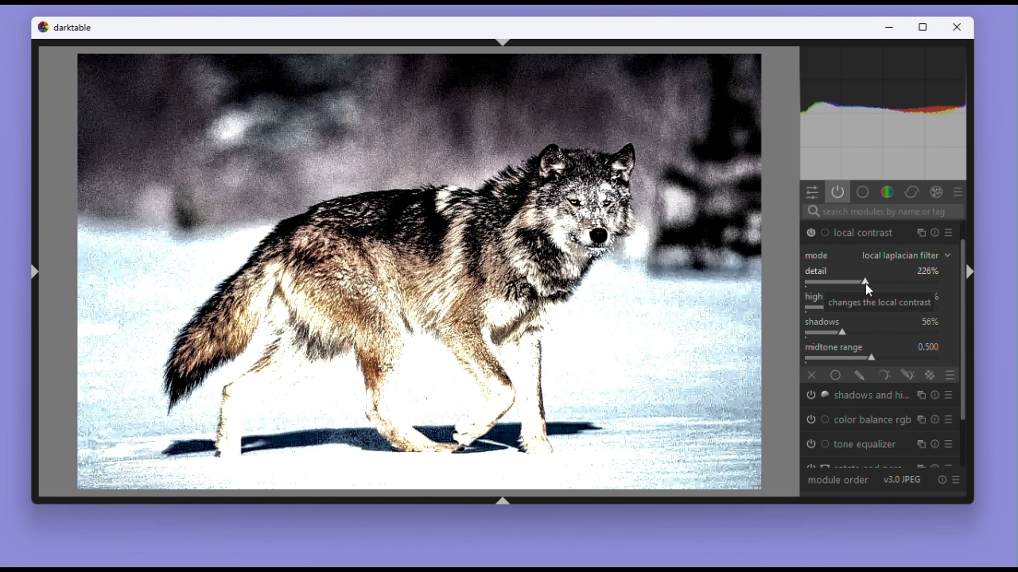  What do you see at coordinates (868, 291) in the screenshot?
I see `cursor` at bounding box center [868, 291].